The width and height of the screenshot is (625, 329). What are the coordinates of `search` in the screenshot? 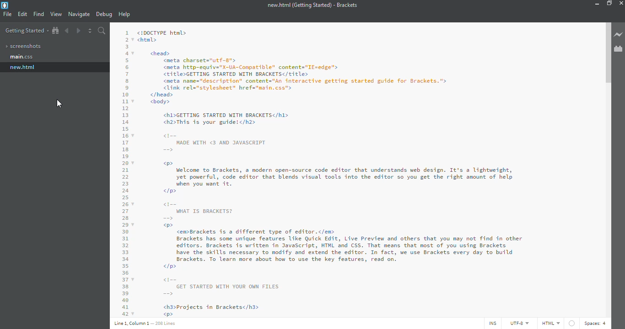 It's located at (102, 31).